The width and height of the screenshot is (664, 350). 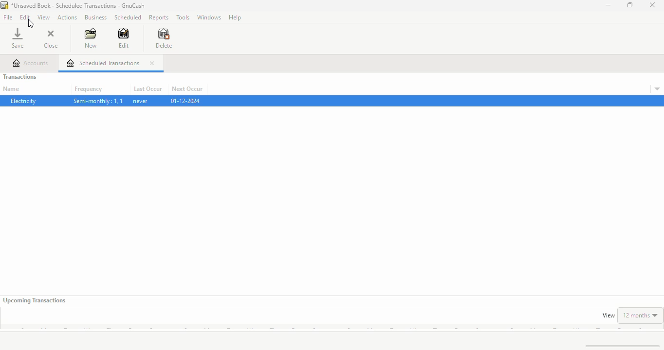 What do you see at coordinates (8, 17) in the screenshot?
I see `file` at bounding box center [8, 17].